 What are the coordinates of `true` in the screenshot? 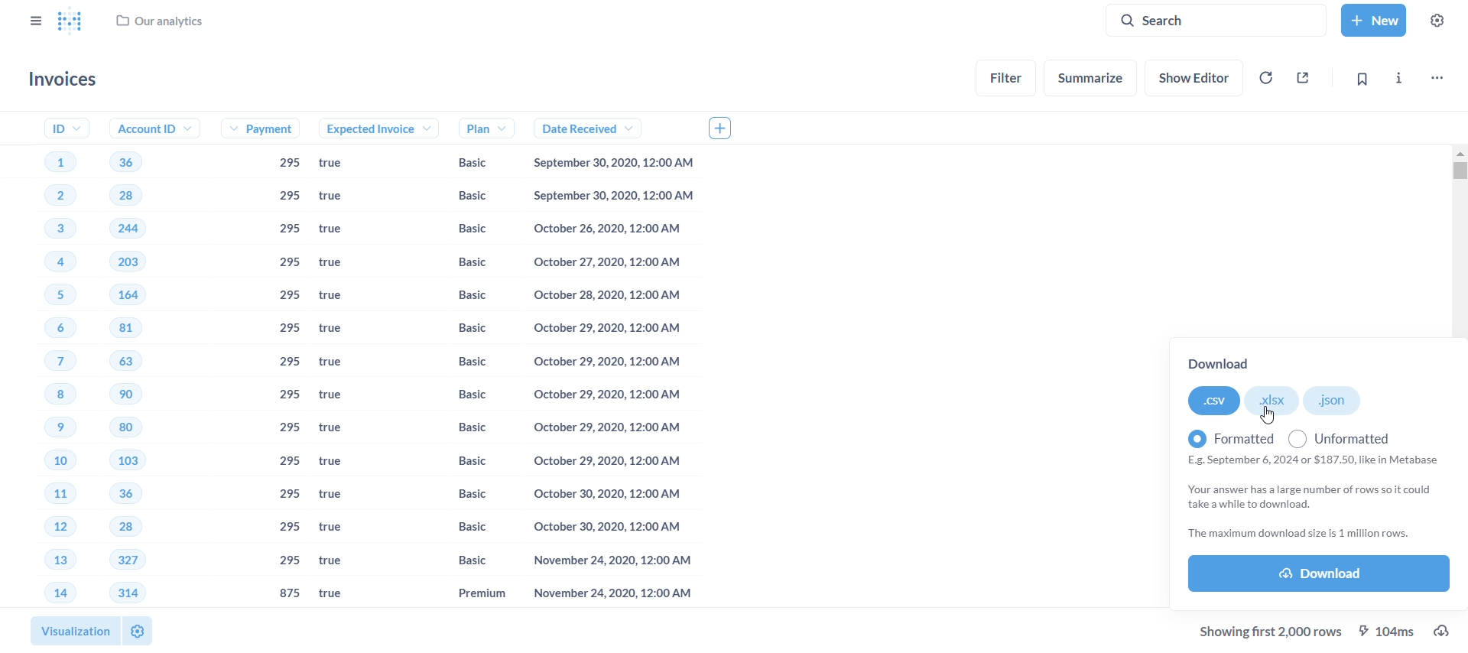 It's located at (342, 296).